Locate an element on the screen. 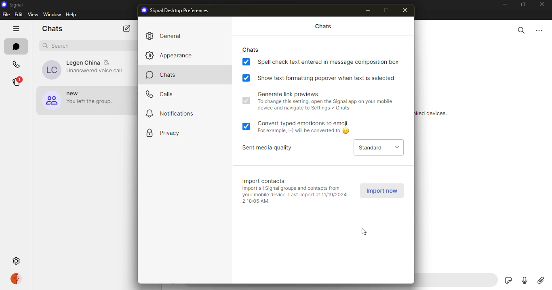  chats is located at coordinates (52, 28).